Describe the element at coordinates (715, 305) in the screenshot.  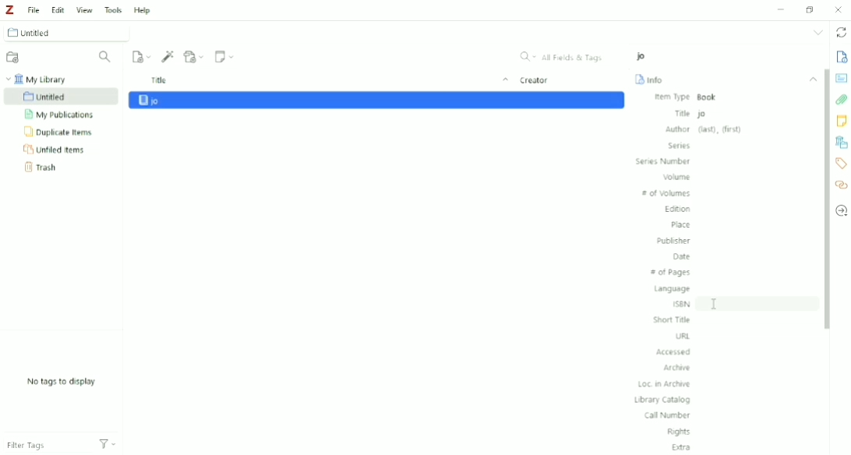
I see `Cursor` at that location.